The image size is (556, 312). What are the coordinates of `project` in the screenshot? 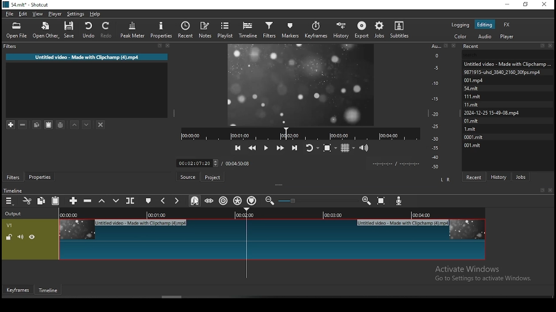 It's located at (212, 177).